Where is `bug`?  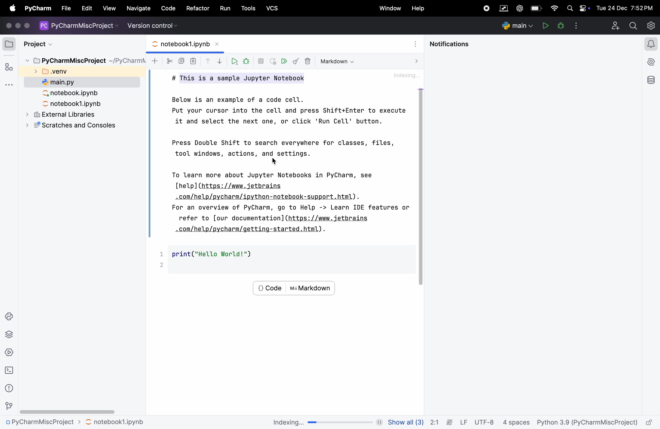 bug is located at coordinates (247, 61).